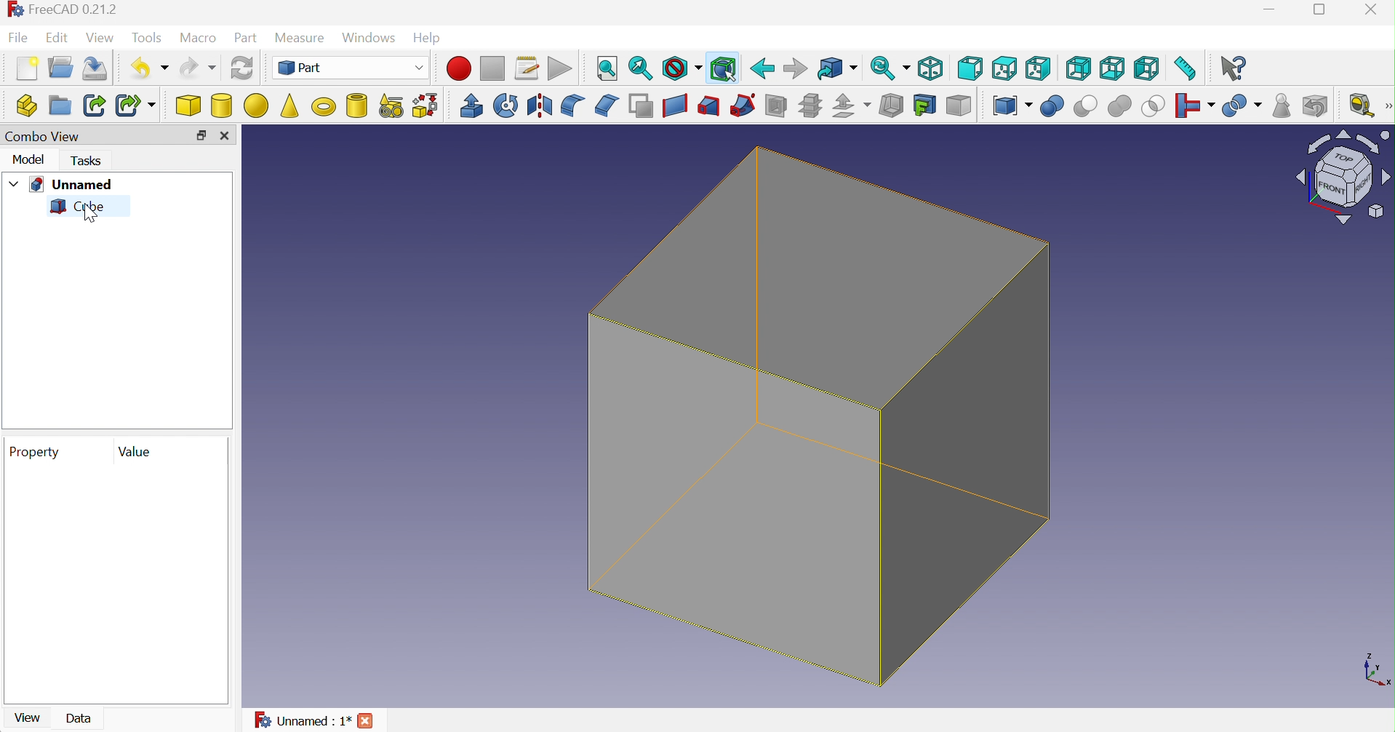 The image size is (1395, 732). I want to click on Stop macro recording, so click(492, 69).